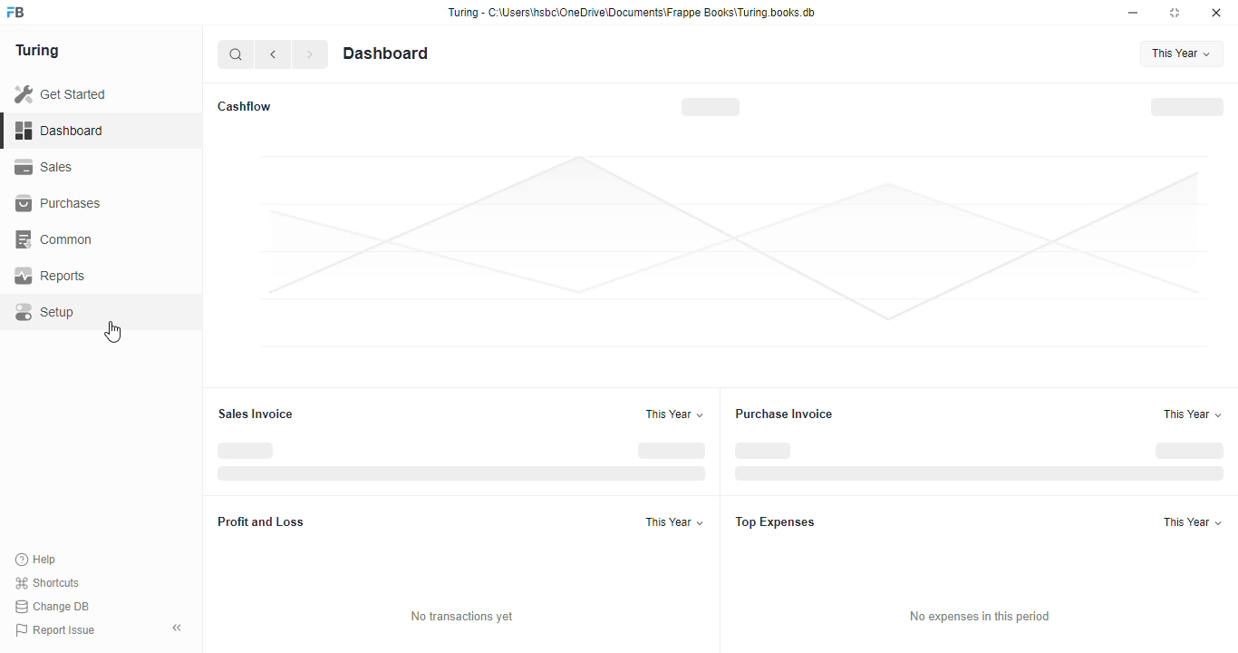 The height and width of the screenshot is (653, 1238). What do you see at coordinates (55, 630) in the screenshot?
I see `report issue` at bounding box center [55, 630].